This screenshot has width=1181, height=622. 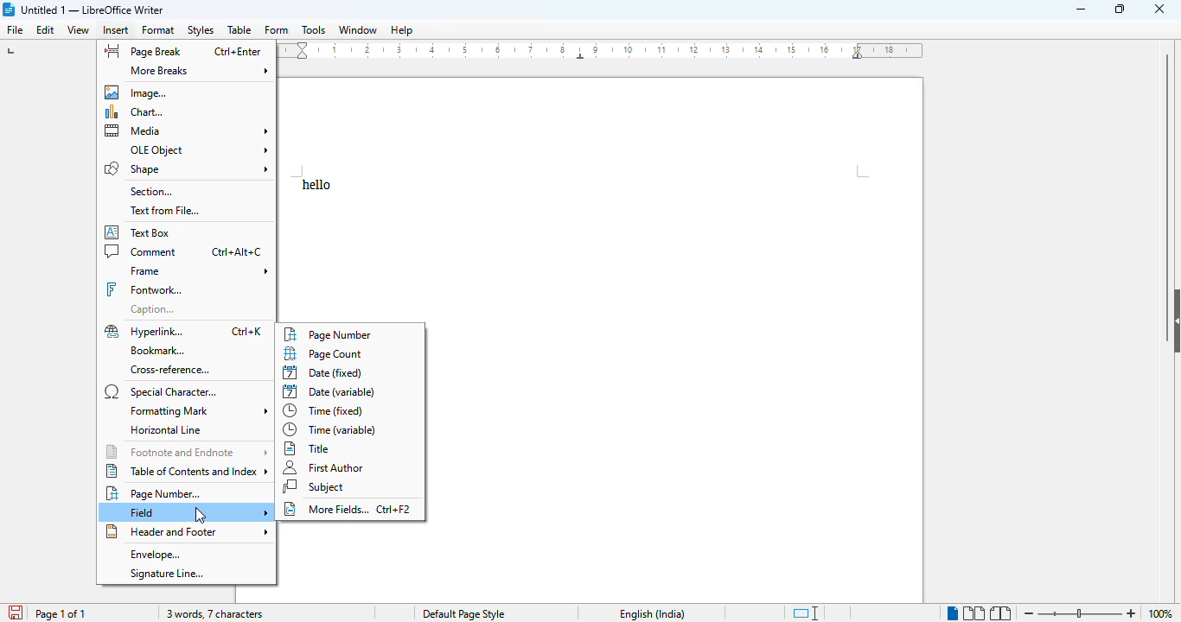 What do you see at coordinates (1001, 613) in the screenshot?
I see `book view` at bounding box center [1001, 613].